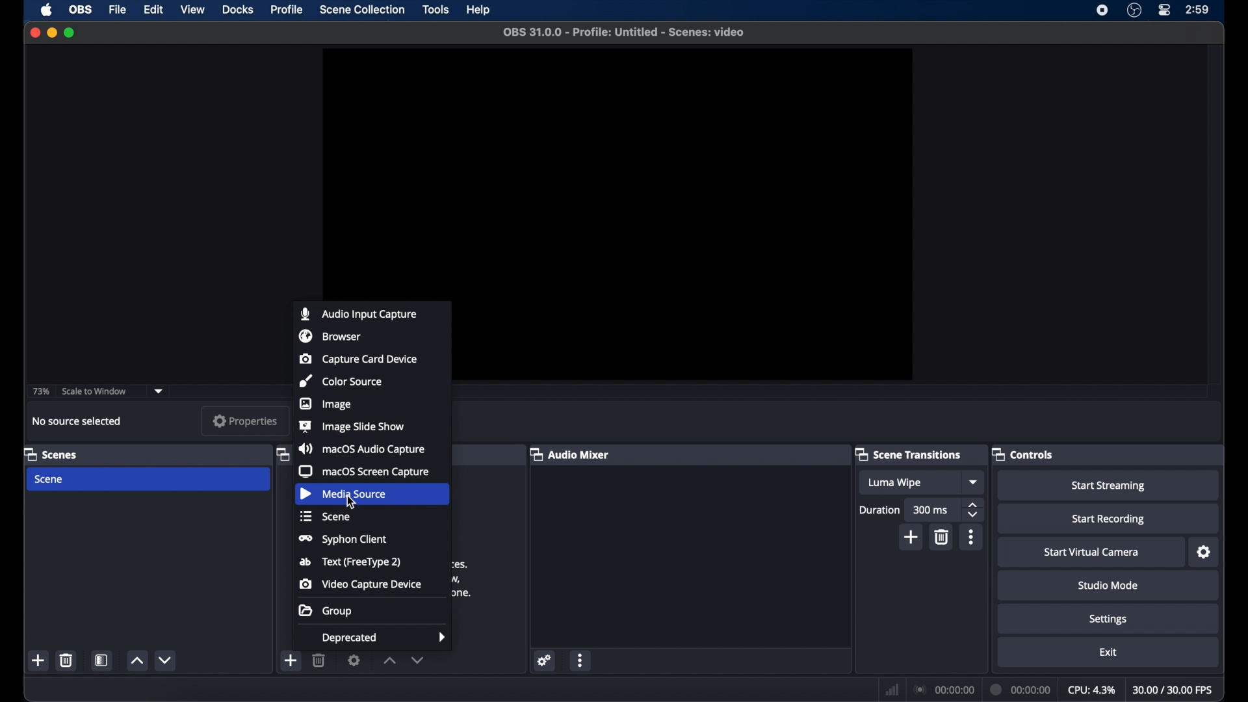  I want to click on ob, so click(82, 10).